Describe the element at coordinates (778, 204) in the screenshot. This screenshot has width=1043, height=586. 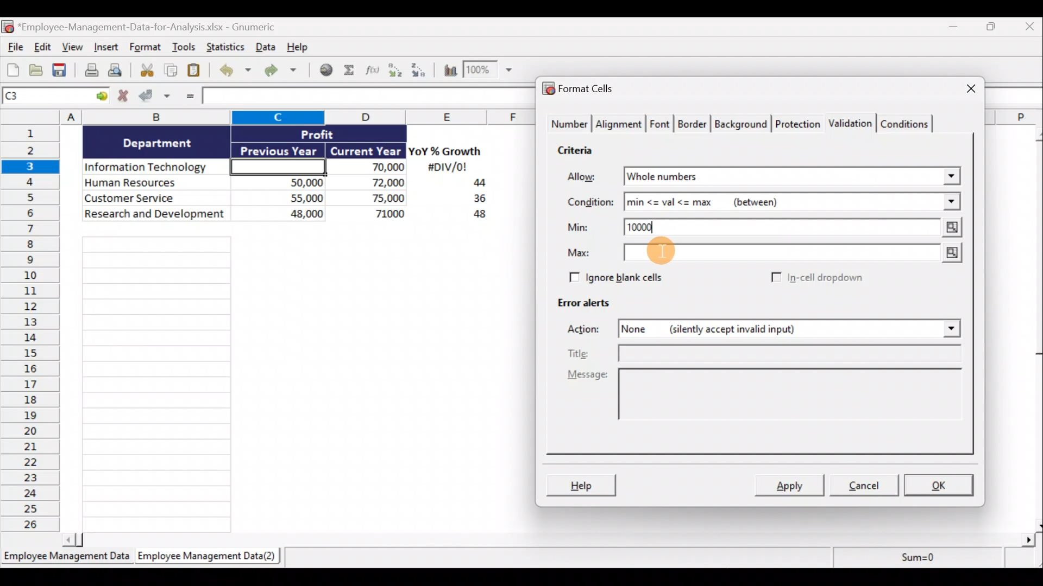
I see `min <= val <= max (between)` at that location.